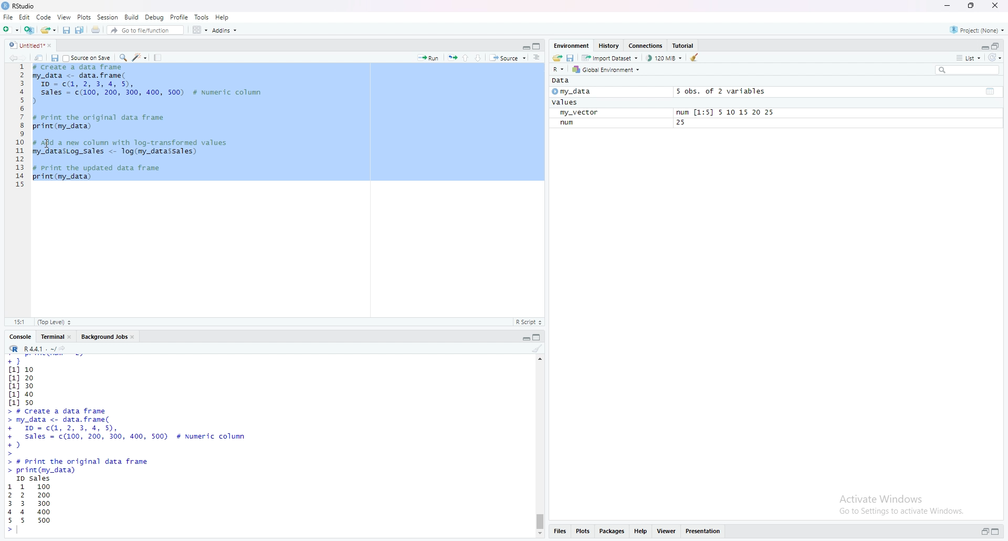  Describe the element at coordinates (537, 46) in the screenshot. I see `maximize` at that location.